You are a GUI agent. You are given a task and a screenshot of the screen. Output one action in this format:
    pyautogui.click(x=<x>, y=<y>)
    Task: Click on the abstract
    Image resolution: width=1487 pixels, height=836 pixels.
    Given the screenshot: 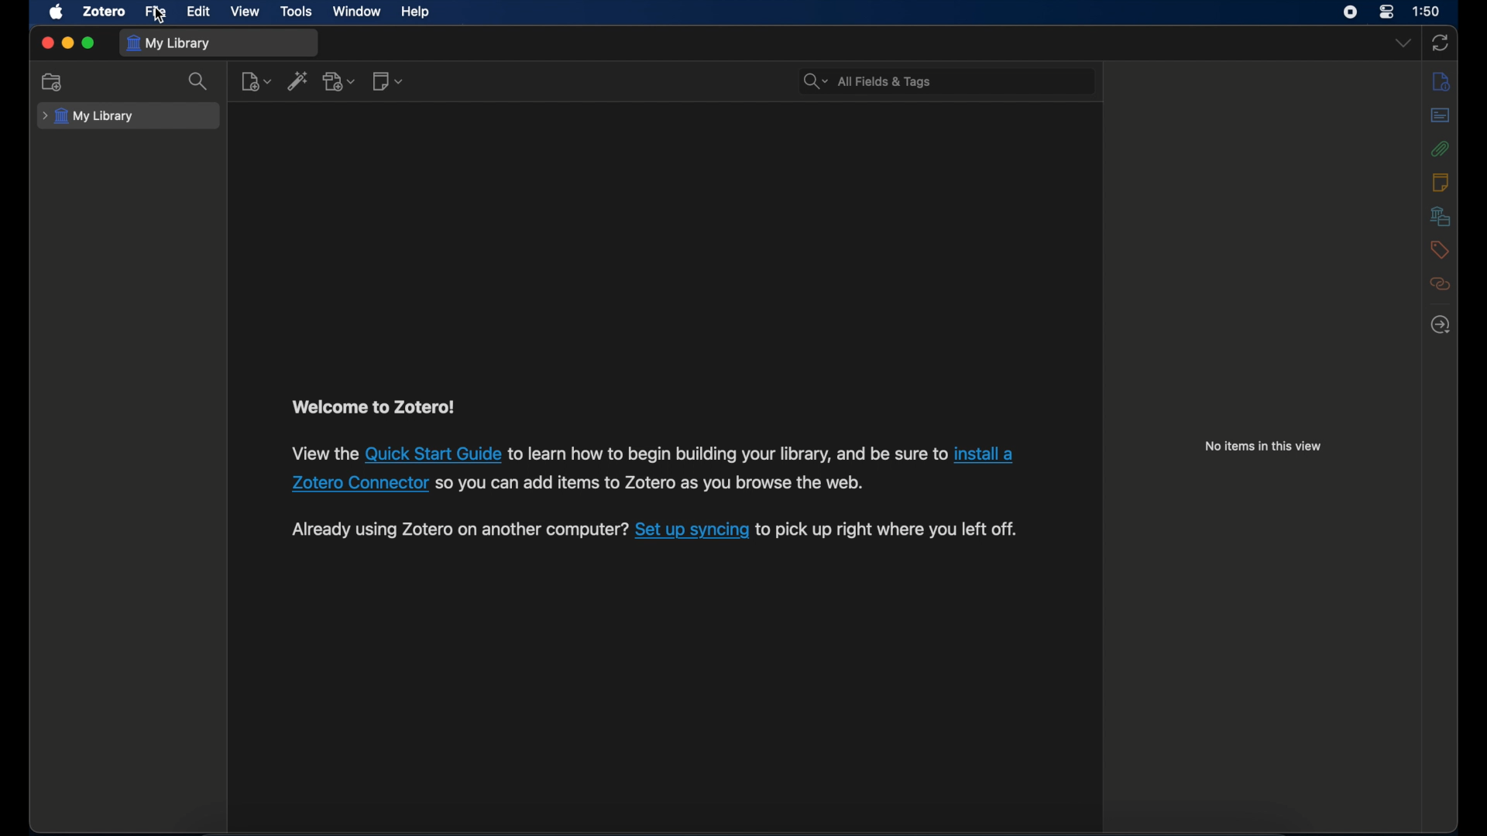 What is the action you would take?
    pyautogui.click(x=1441, y=115)
    